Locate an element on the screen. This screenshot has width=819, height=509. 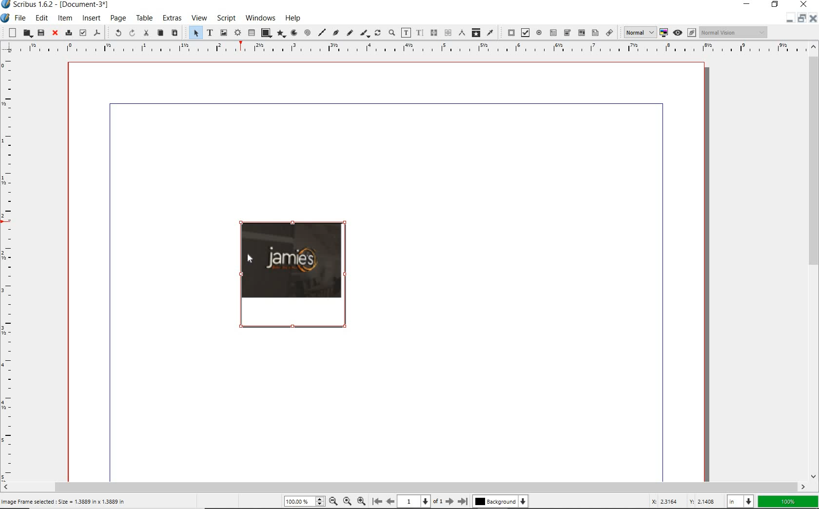
unlink text frames is located at coordinates (445, 33).